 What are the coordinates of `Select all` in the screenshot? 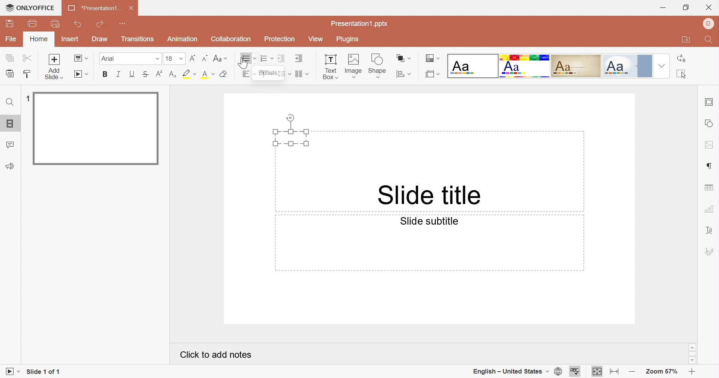 It's located at (685, 75).